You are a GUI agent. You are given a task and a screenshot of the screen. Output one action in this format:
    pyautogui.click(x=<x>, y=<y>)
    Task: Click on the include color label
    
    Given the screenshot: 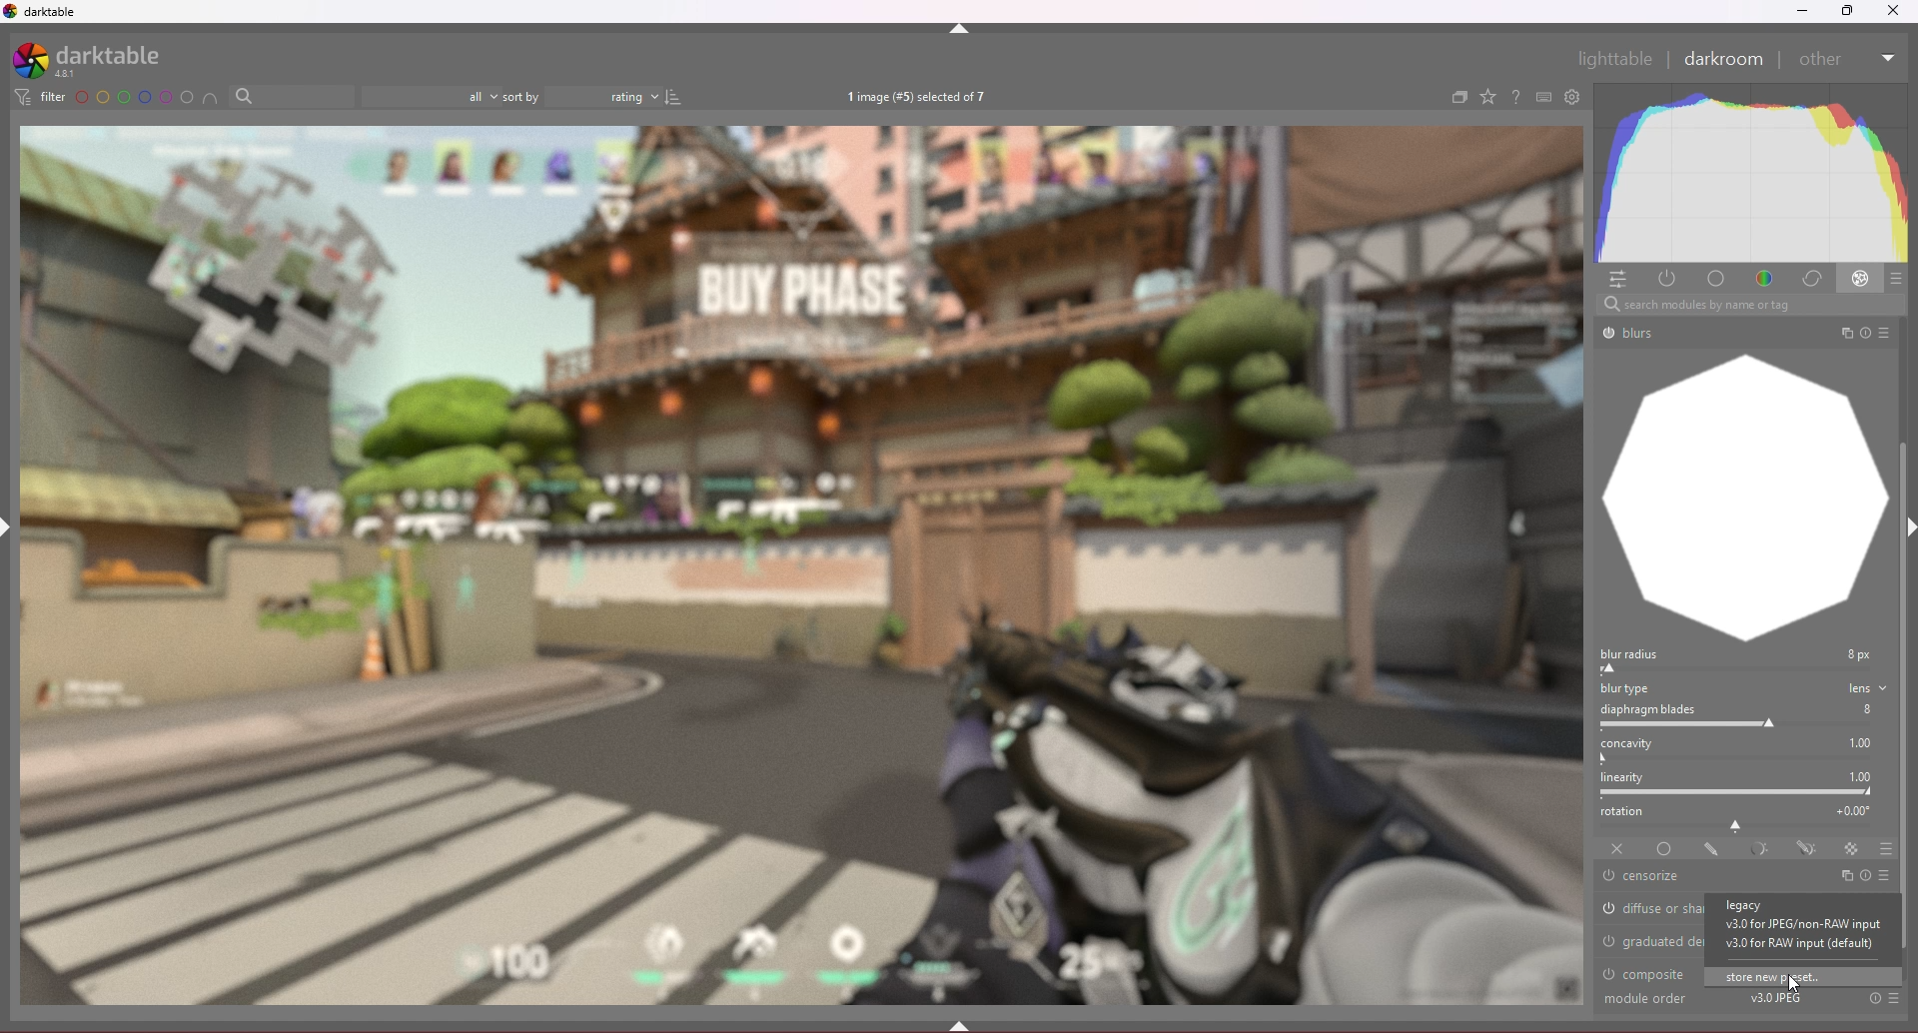 What is the action you would take?
    pyautogui.click(x=209, y=97)
    